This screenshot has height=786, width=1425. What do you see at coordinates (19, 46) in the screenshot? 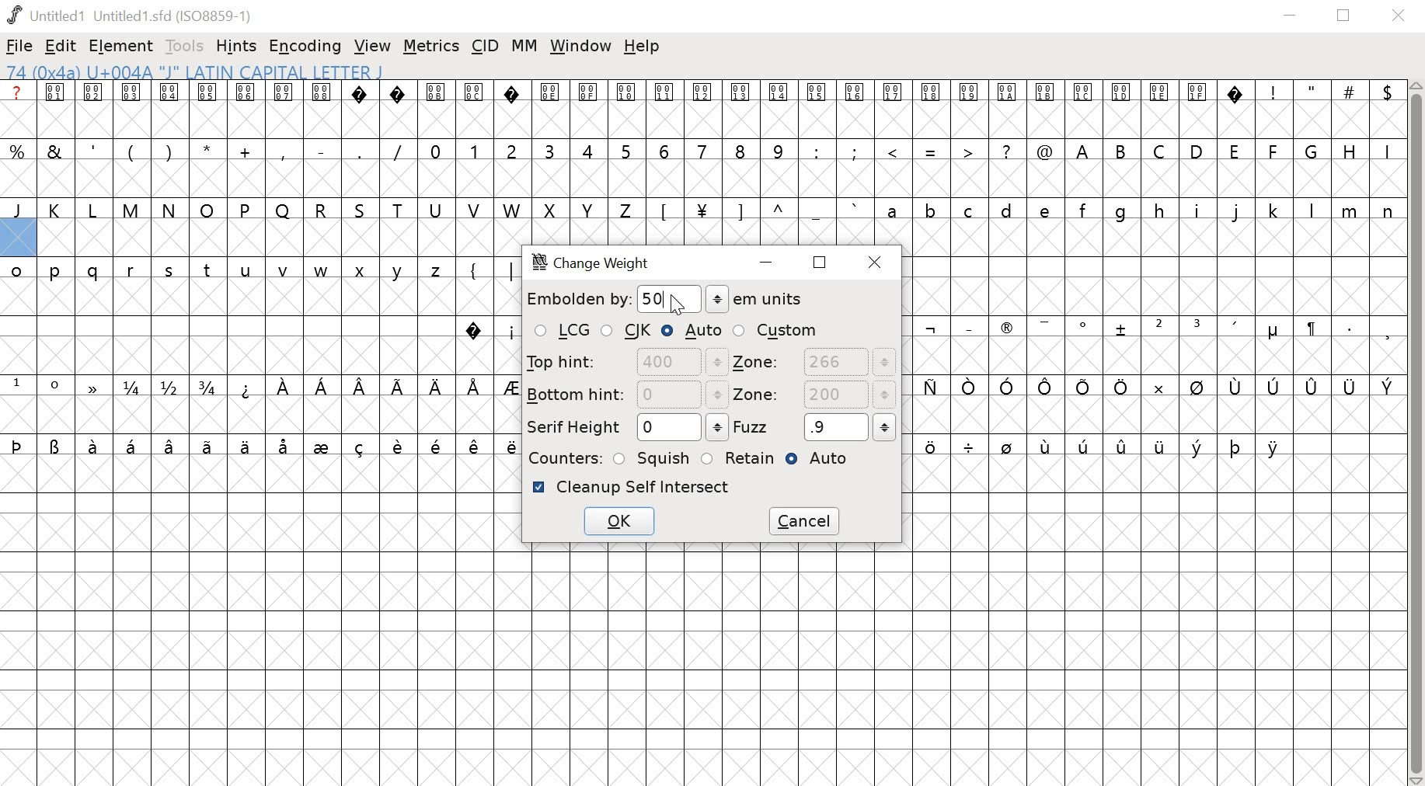
I see `FILE` at bounding box center [19, 46].